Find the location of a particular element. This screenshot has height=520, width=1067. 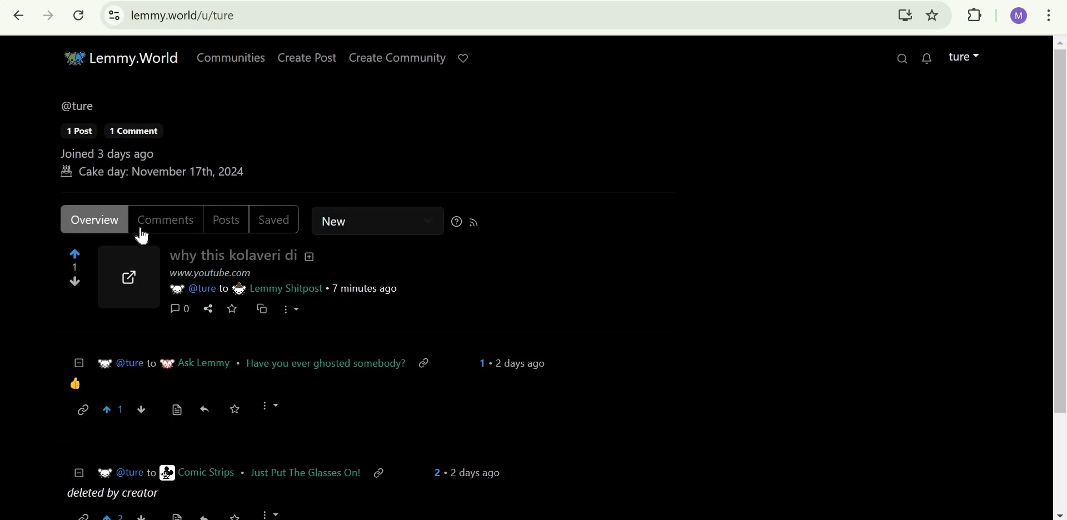

extensions is located at coordinates (975, 16).